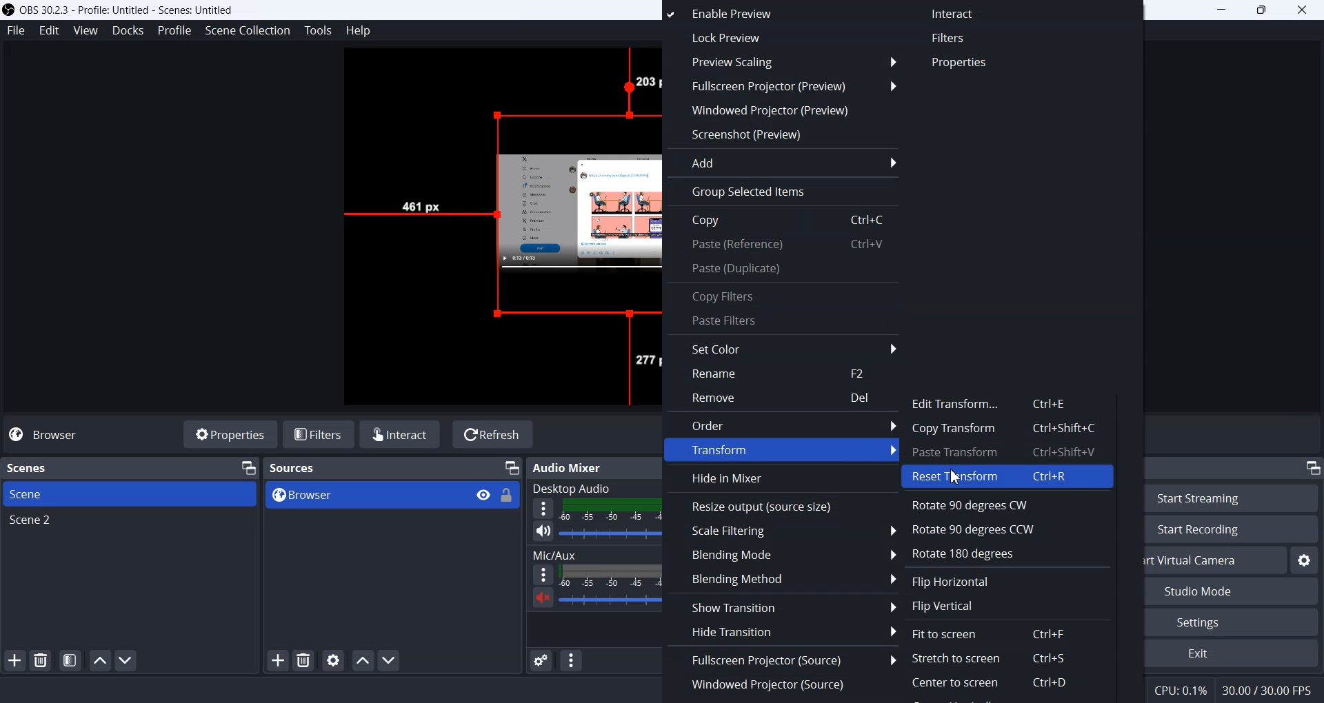  What do you see at coordinates (250, 467) in the screenshot?
I see `Minimize` at bounding box center [250, 467].